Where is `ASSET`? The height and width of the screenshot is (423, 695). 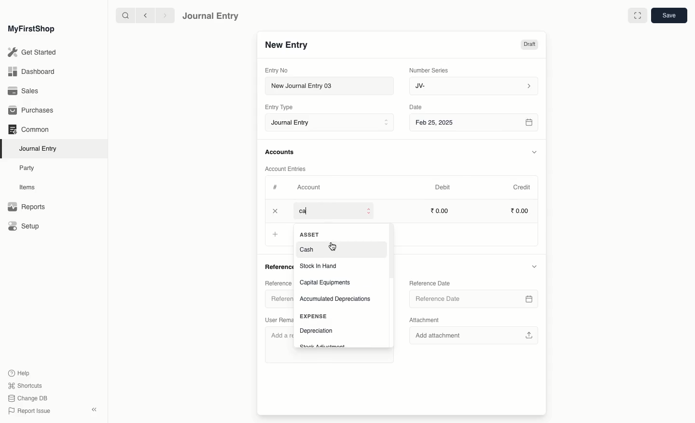 ASSET is located at coordinates (312, 234).